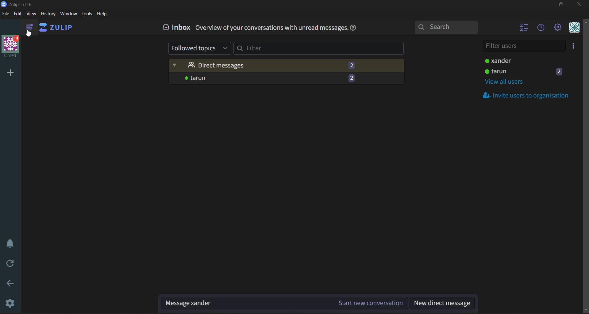 This screenshot has width=589, height=314. What do you see at coordinates (249, 27) in the screenshot?
I see `Inbox. Overview of your conversations with unread messages.` at bounding box center [249, 27].